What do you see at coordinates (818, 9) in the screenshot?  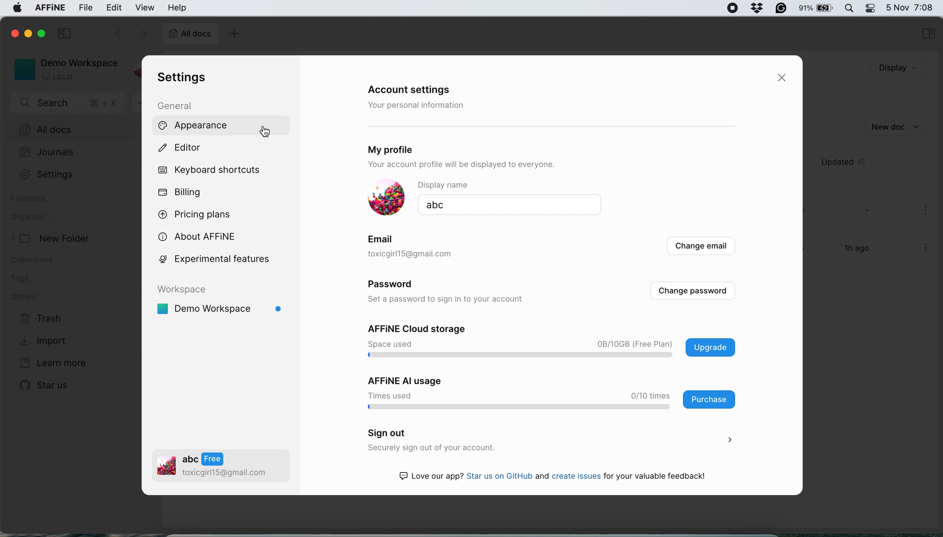 I see `battery` at bounding box center [818, 9].